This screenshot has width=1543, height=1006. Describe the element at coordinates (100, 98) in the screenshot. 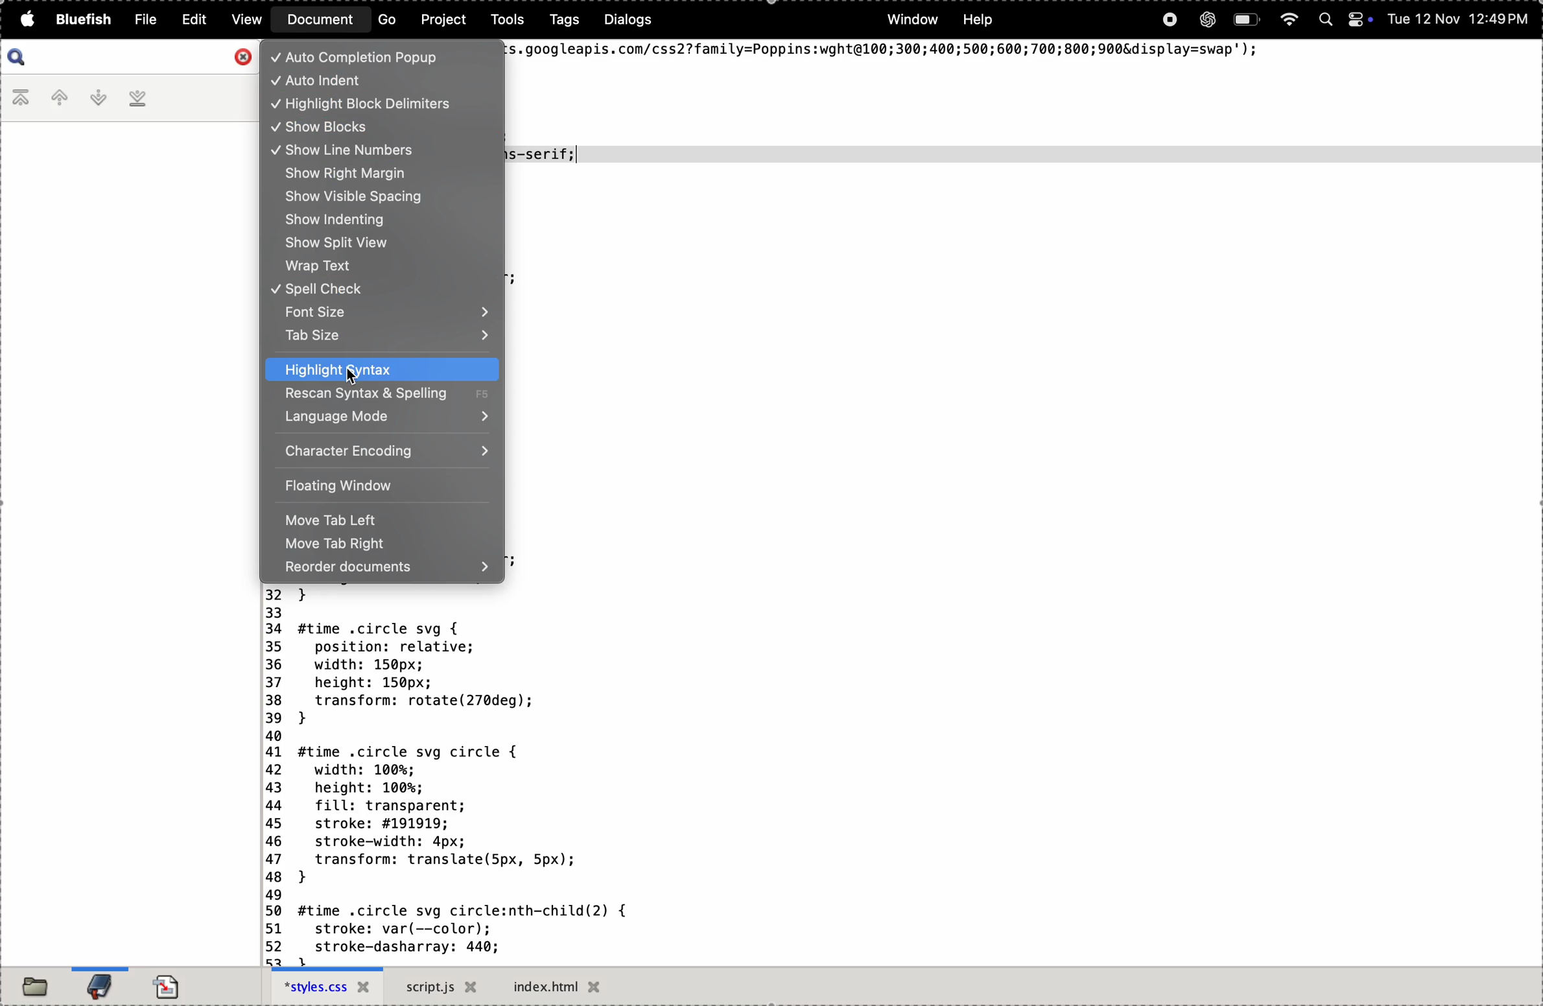

I see `next bookmark` at that location.